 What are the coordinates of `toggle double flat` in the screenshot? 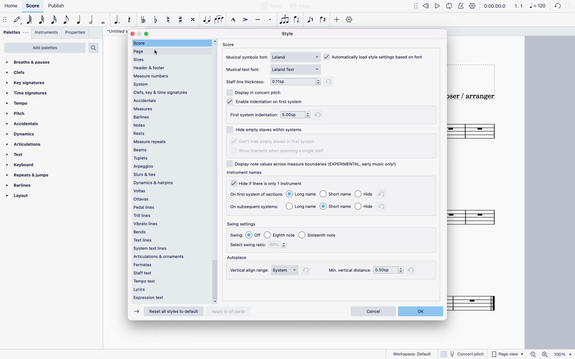 It's located at (144, 21).